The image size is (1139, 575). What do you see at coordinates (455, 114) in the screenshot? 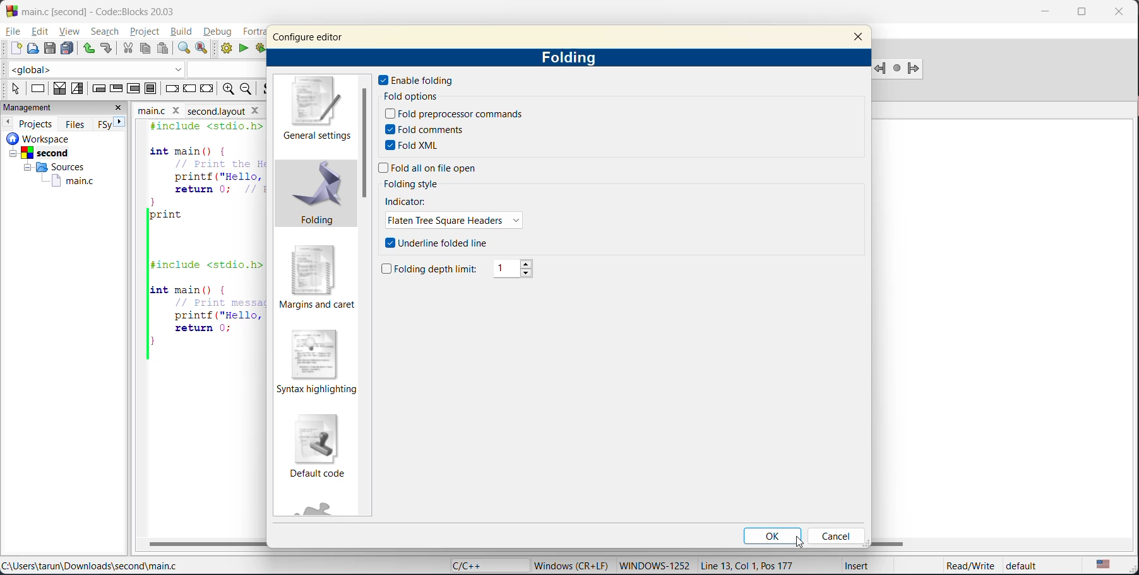
I see `fold preprocessor commands` at bounding box center [455, 114].